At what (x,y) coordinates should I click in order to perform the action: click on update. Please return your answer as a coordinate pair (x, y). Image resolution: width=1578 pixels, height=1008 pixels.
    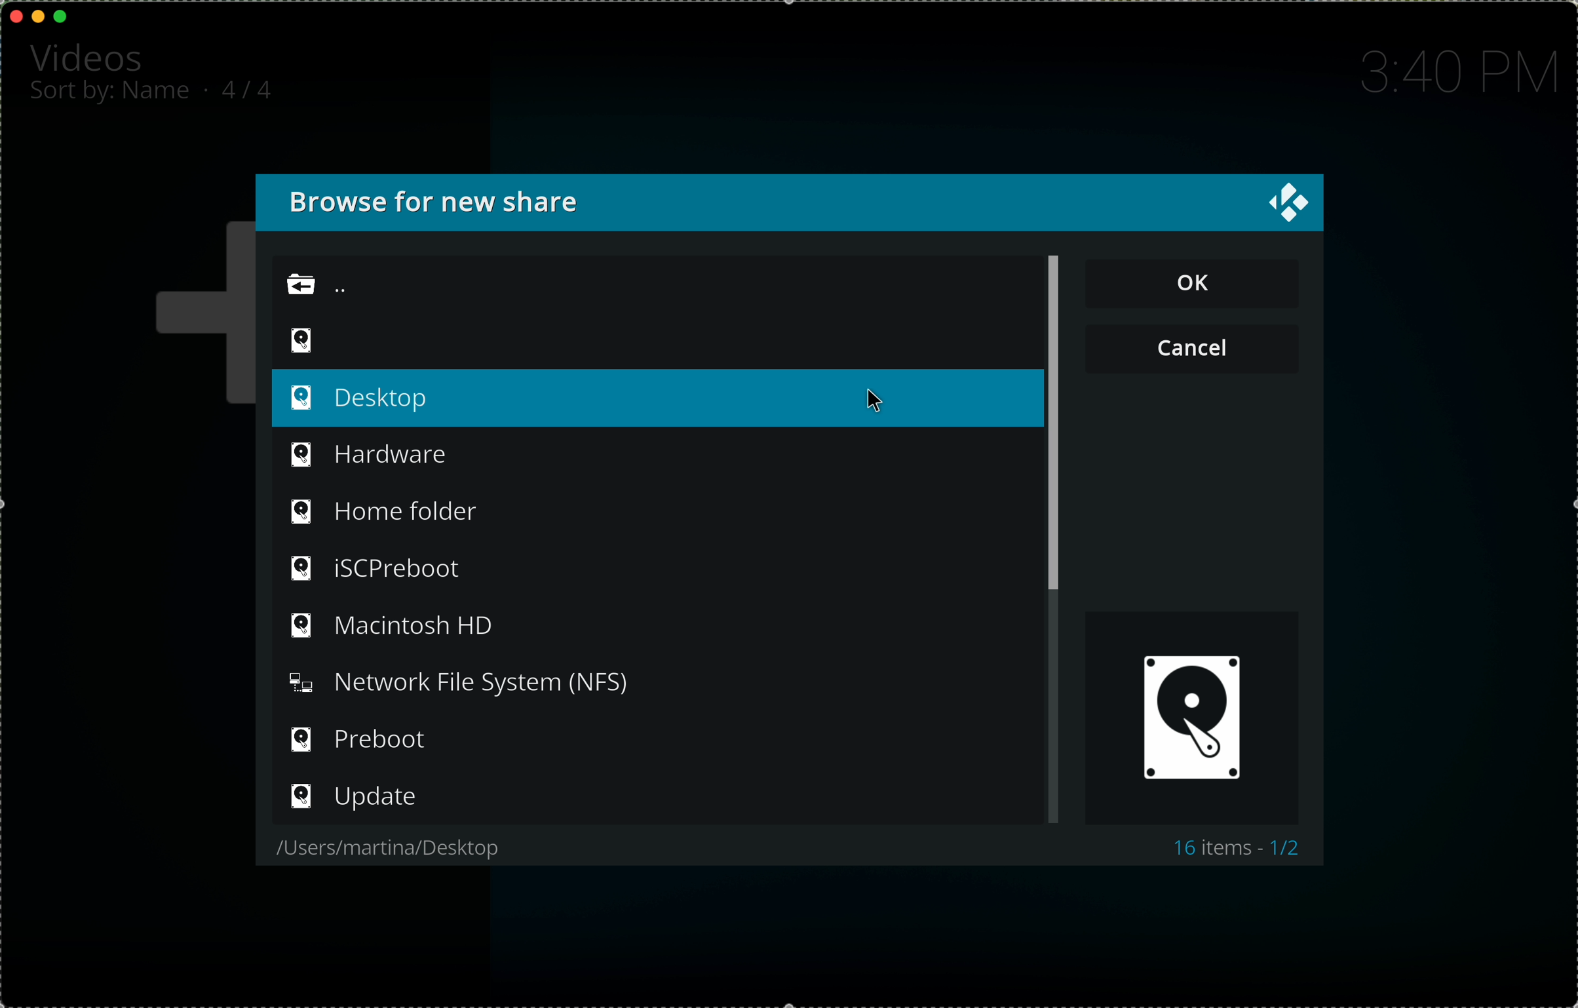
    Looking at the image, I should click on (353, 796).